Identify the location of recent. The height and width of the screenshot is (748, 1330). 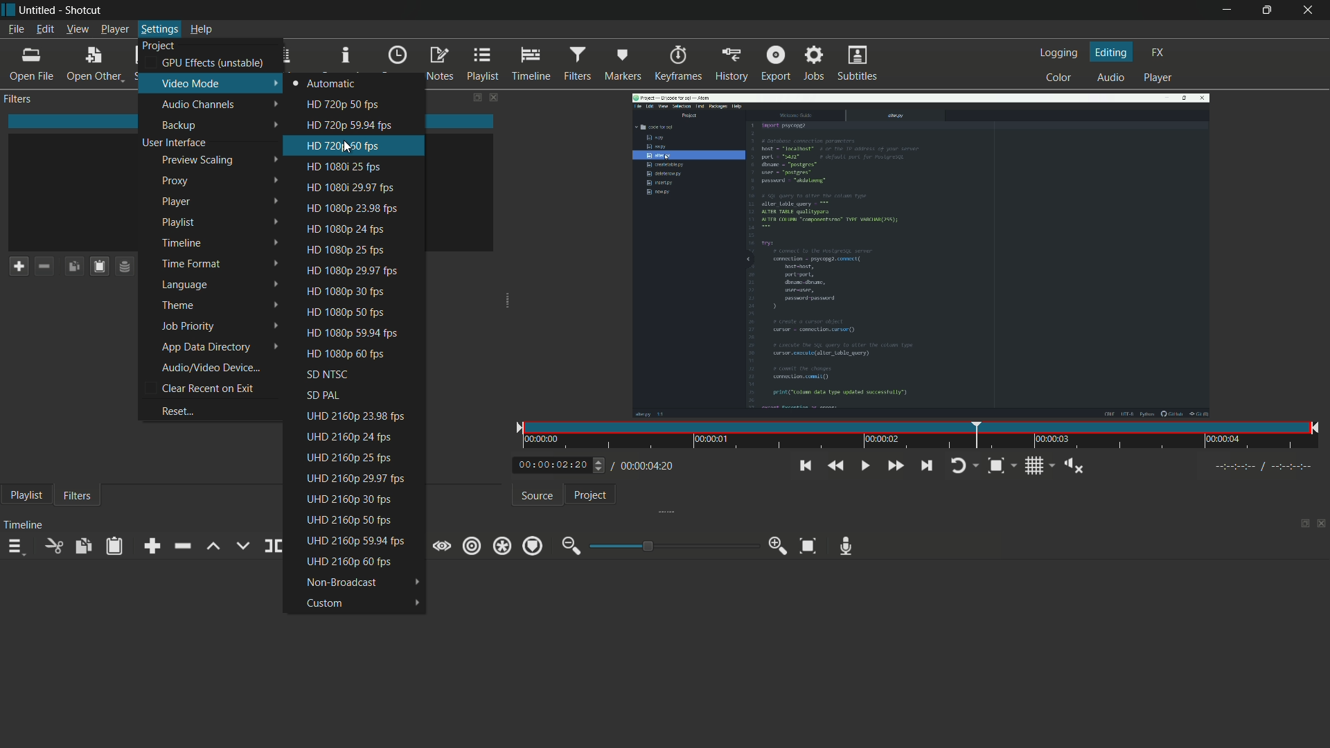
(397, 59).